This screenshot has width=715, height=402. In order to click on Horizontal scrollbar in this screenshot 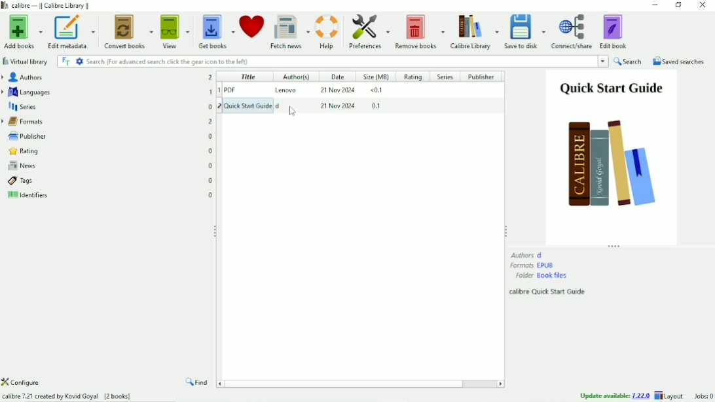, I will do `click(348, 383)`.